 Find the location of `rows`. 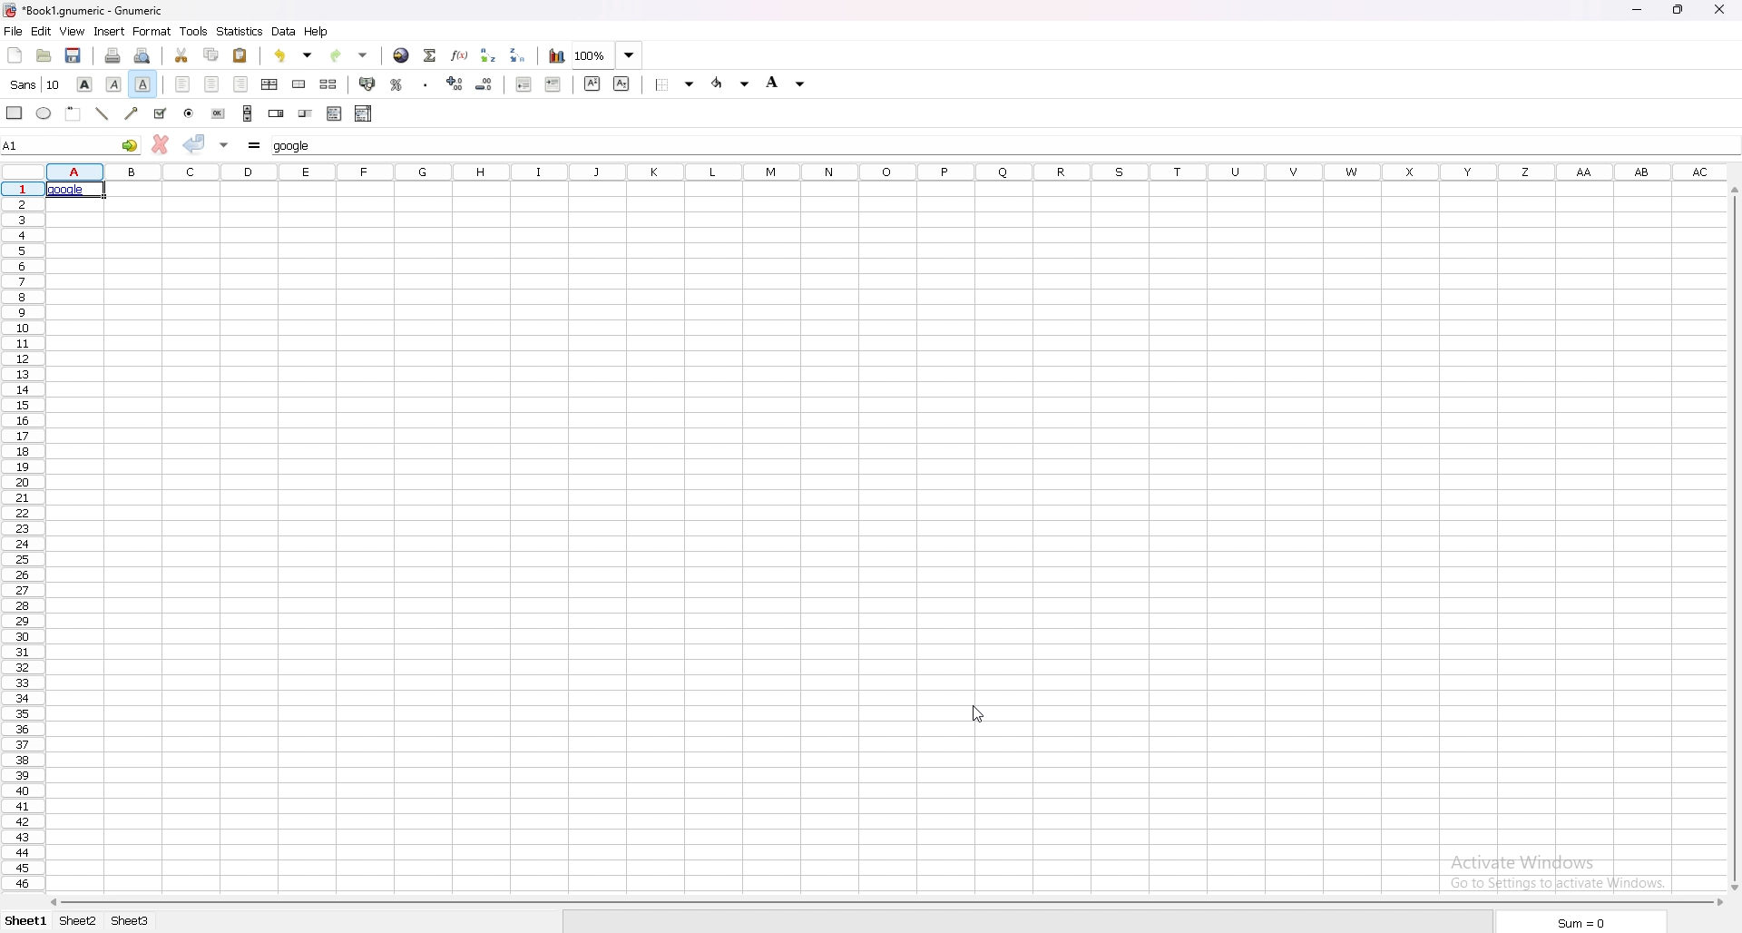

rows is located at coordinates (24, 536).